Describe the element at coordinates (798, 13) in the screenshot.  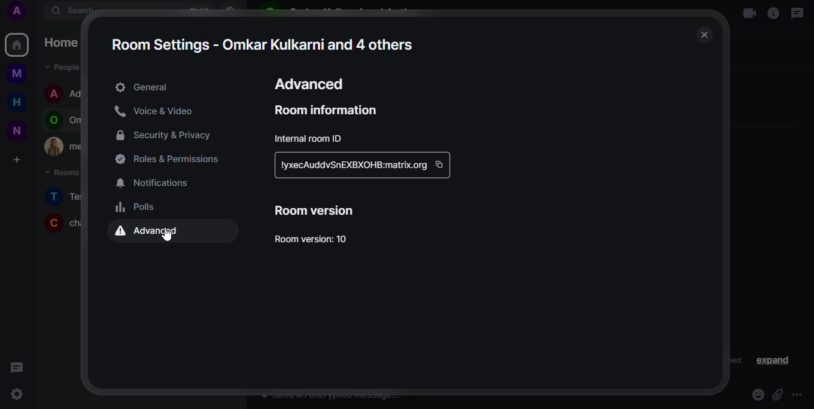
I see `message` at that location.